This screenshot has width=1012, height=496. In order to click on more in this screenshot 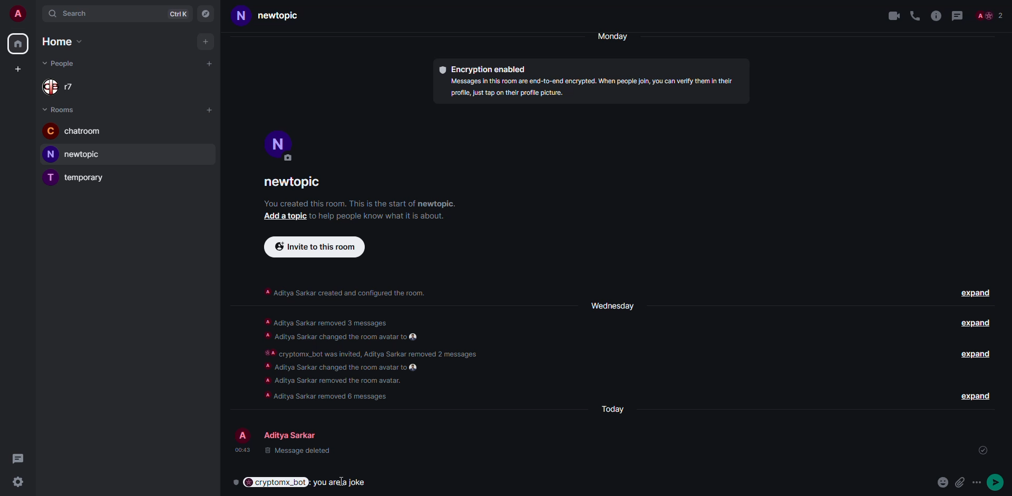, I will do `click(979, 482)`.